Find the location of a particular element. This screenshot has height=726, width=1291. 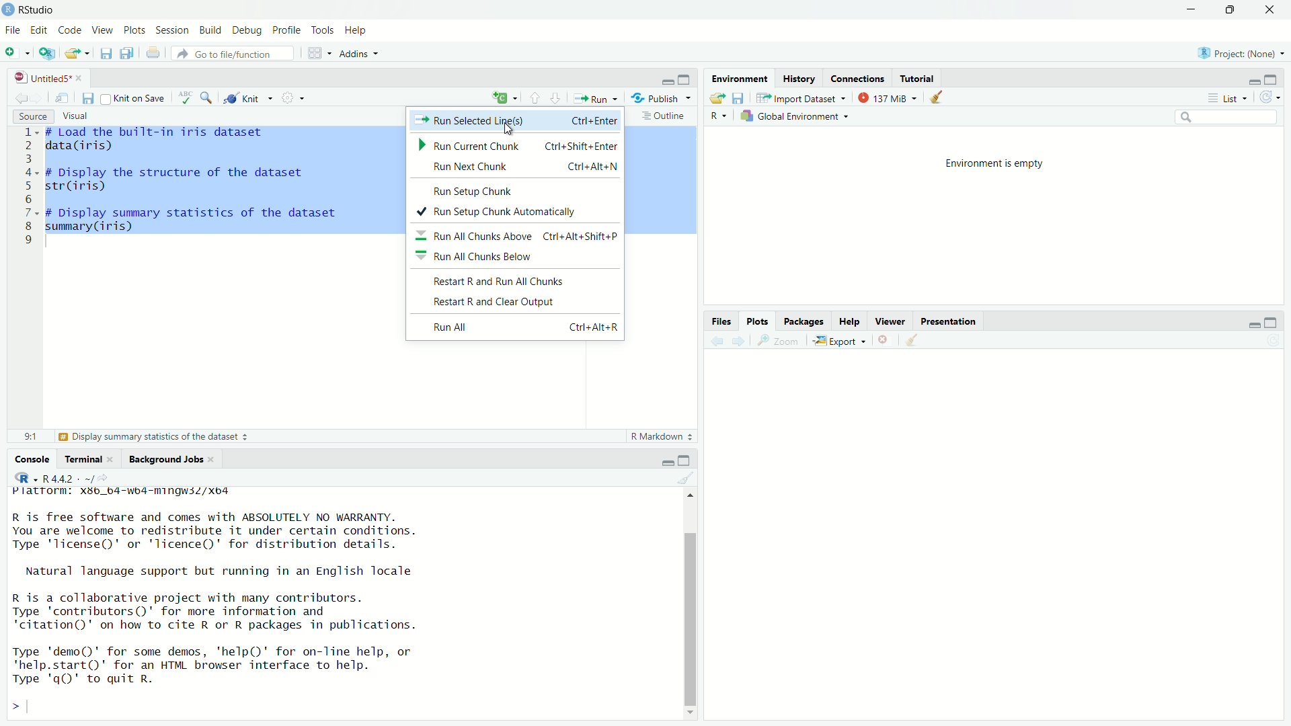

Hide is located at coordinates (1251, 80).